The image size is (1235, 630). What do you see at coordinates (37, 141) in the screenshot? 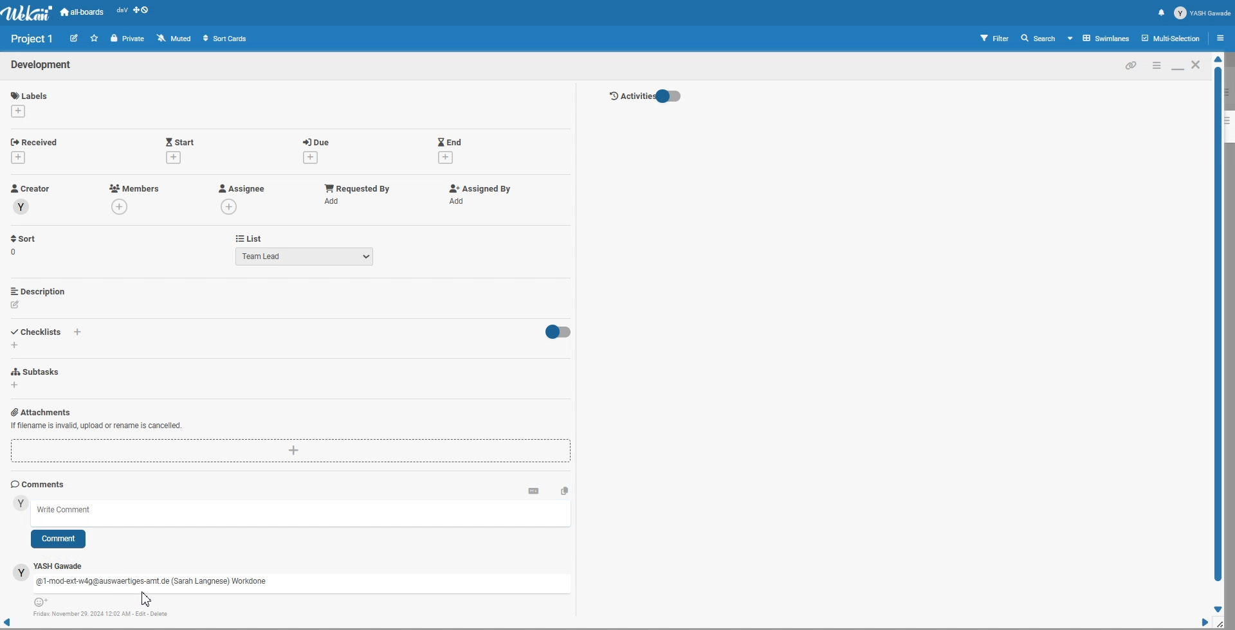
I see `Add Received` at bounding box center [37, 141].